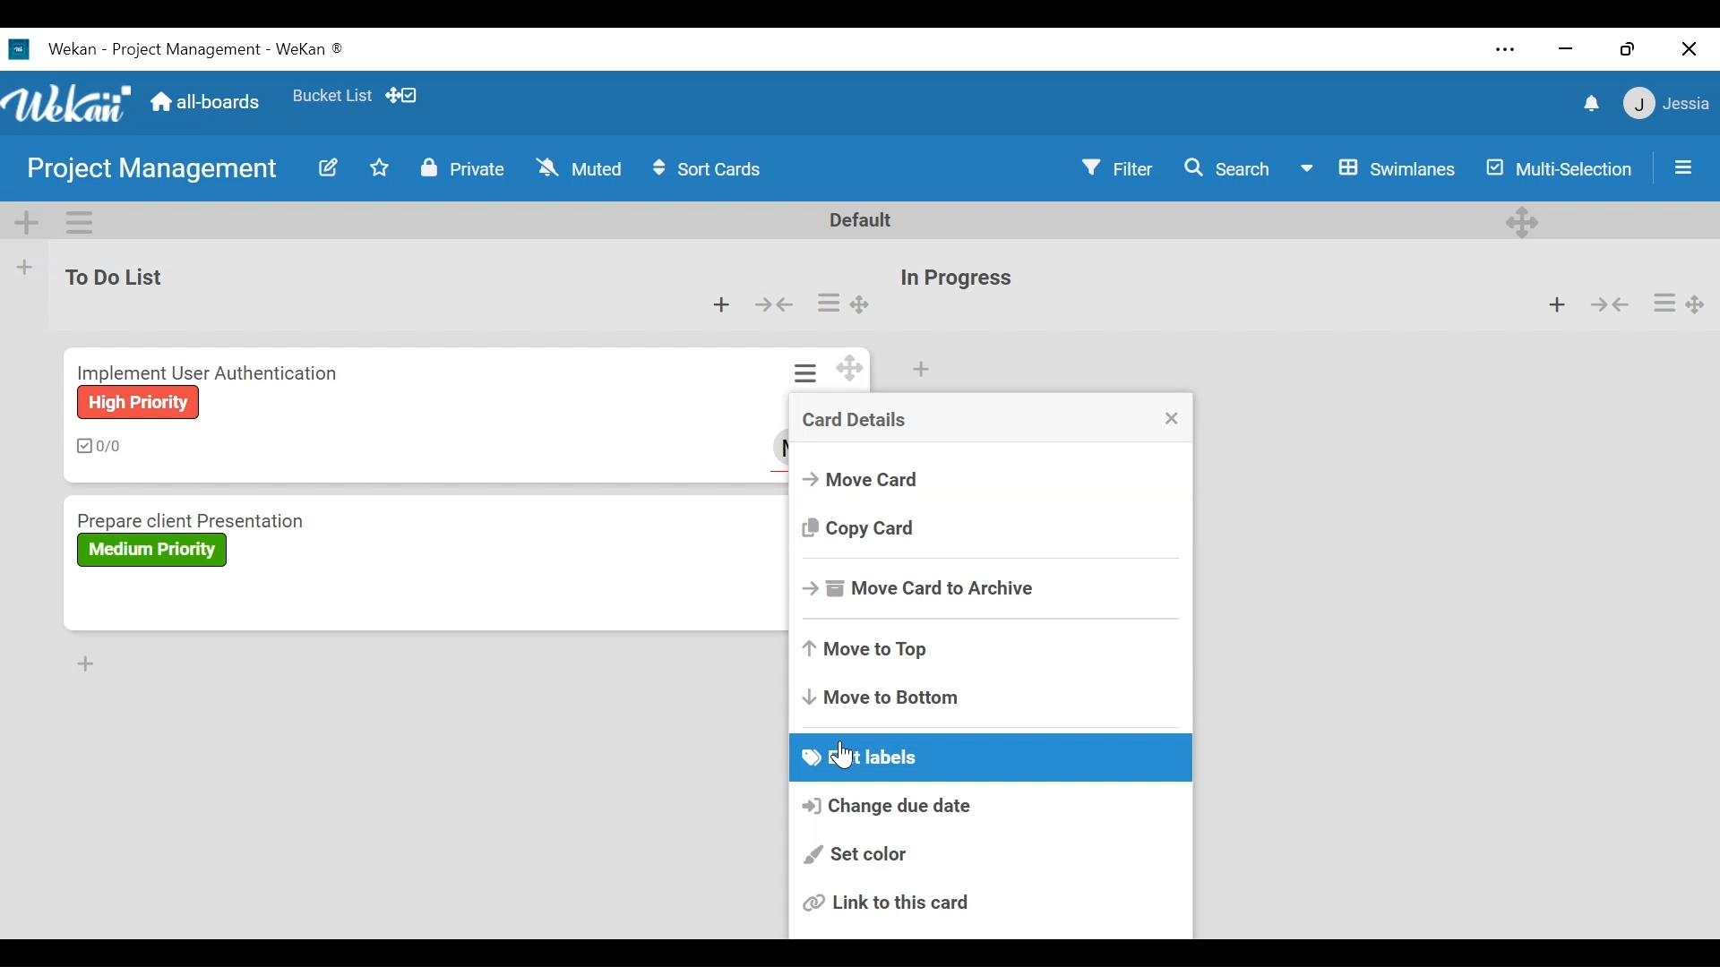 The height and width of the screenshot is (967, 1720). Describe the element at coordinates (1668, 105) in the screenshot. I see `Member Settings` at that location.